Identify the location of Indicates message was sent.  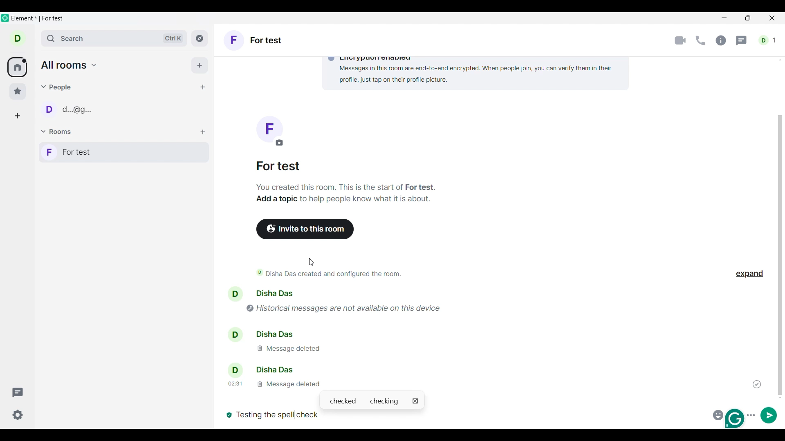
(757, 384).